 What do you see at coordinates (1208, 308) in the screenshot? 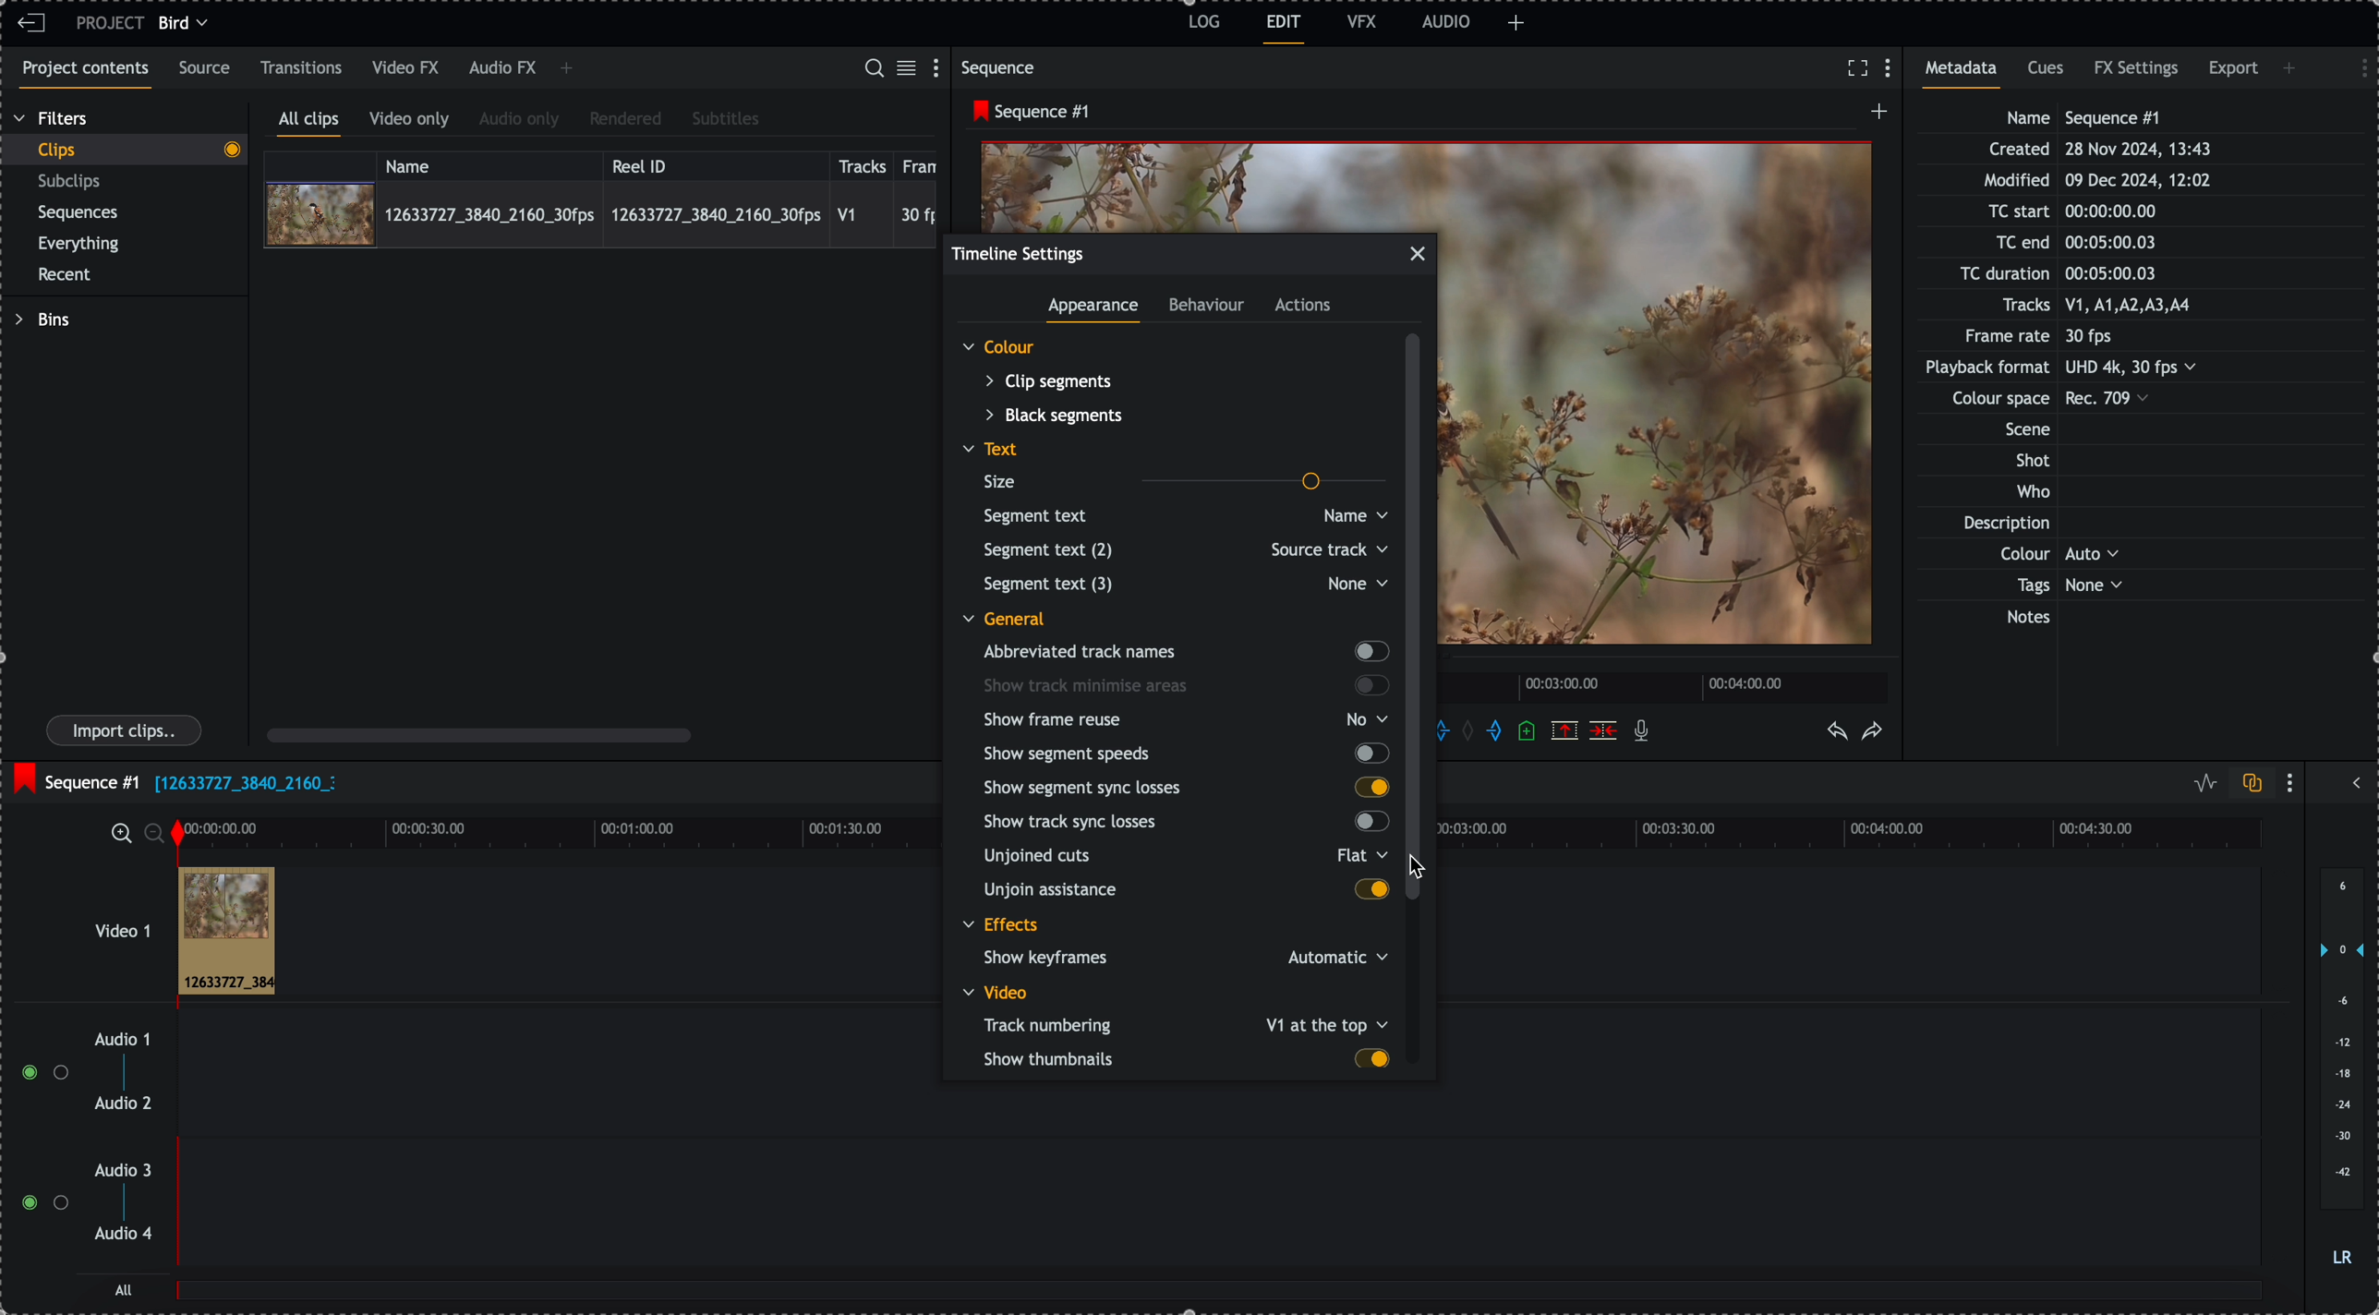
I see `behaviour` at bounding box center [1208, 308].